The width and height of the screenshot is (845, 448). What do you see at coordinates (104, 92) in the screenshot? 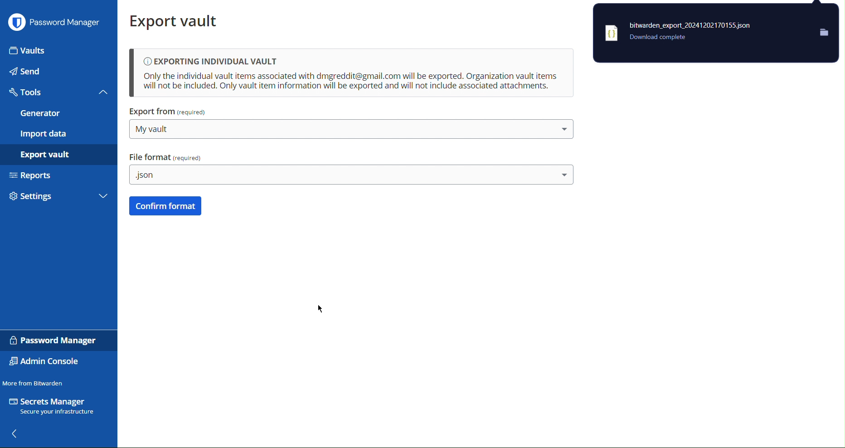
I see `Close tools` at bounding box center [104, 92].